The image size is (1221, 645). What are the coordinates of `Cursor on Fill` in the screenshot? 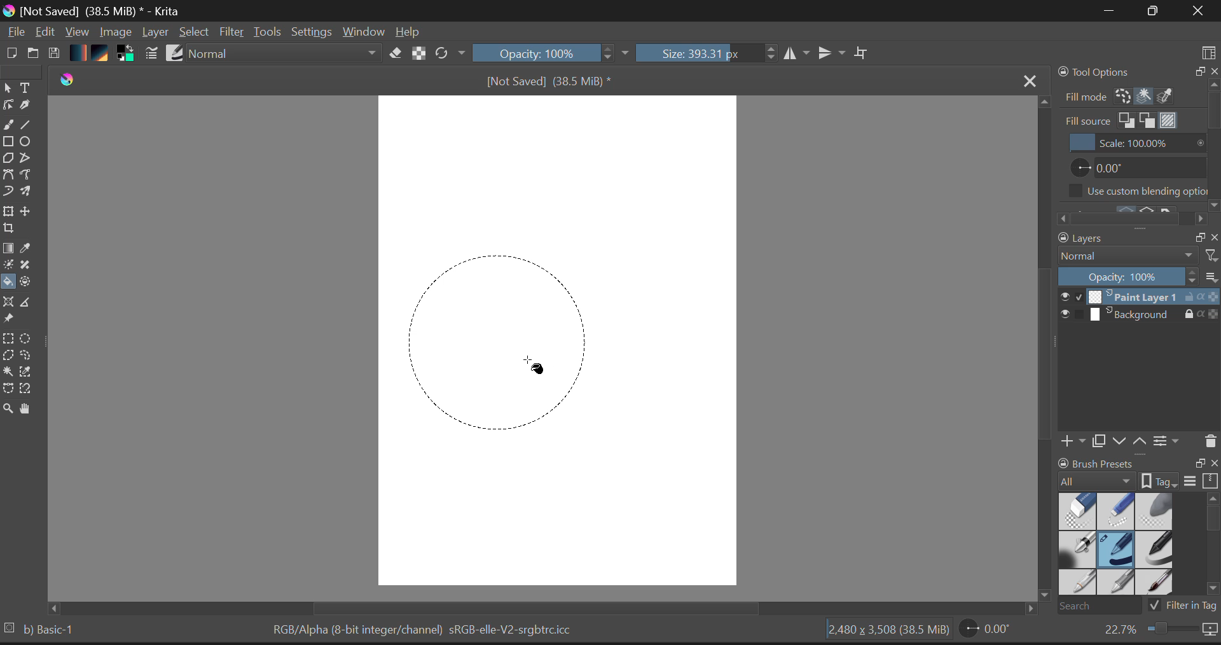 It's located at (11, 282).